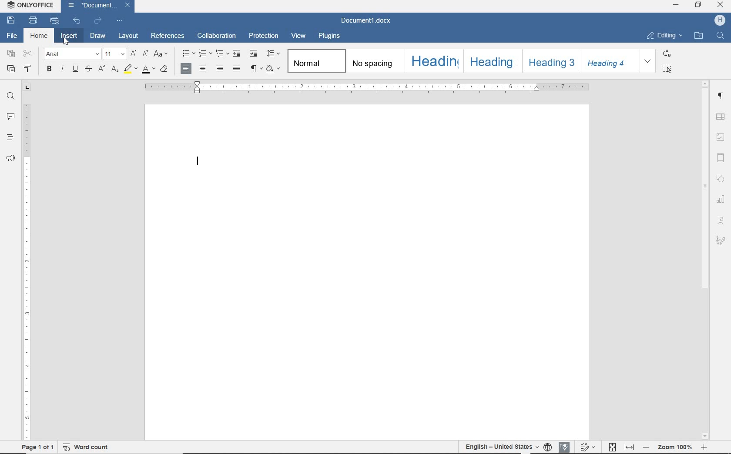 The height and width of the screenshot is (454, 731). I want to click on redo, so click(97, 21).